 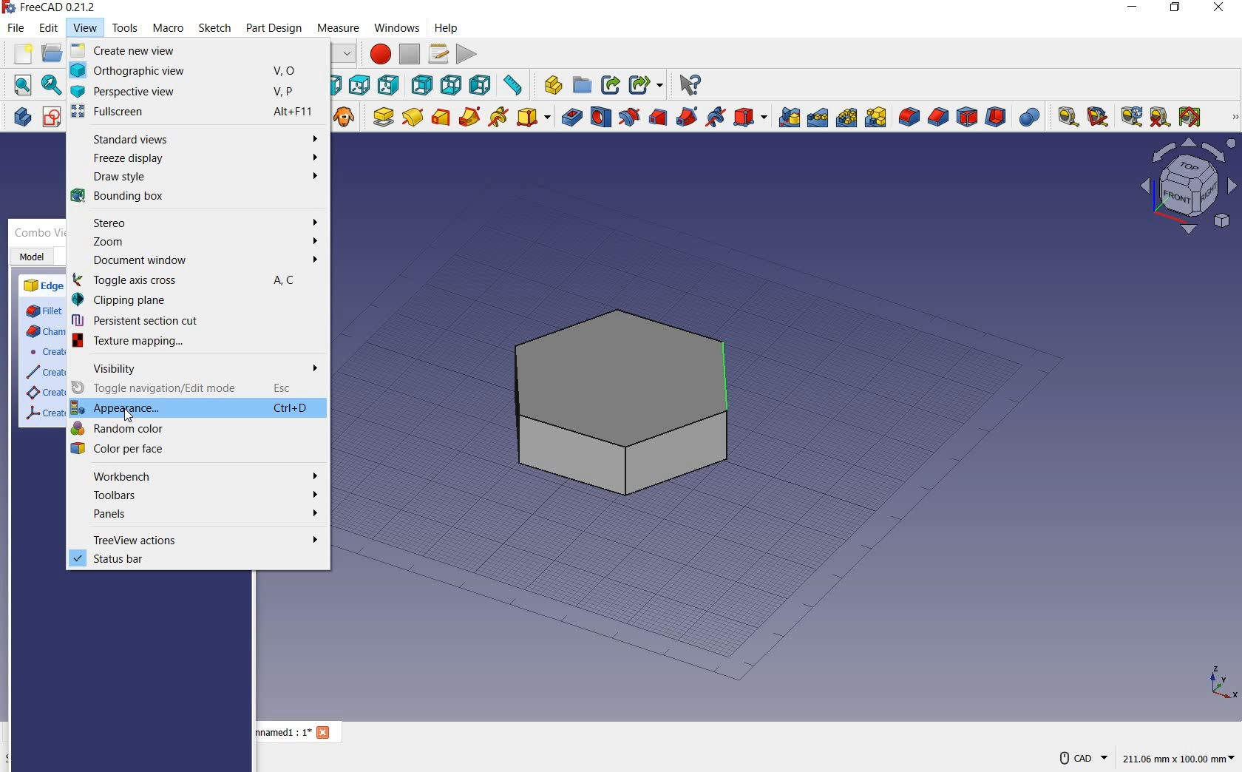 What do you see at coordinates (129, 416) in the screenshot?
I see `cursor` at bounding box center [129, 416].